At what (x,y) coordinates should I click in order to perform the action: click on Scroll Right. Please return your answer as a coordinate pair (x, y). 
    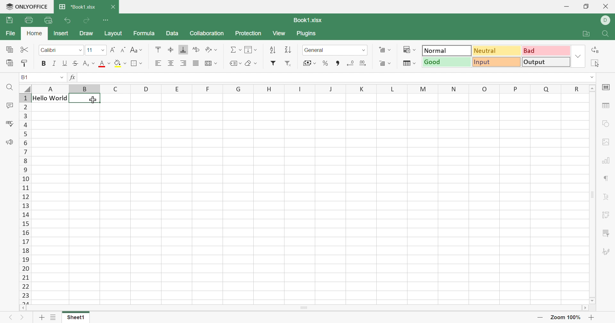
    Looking at the image, I should click on (584, 309).